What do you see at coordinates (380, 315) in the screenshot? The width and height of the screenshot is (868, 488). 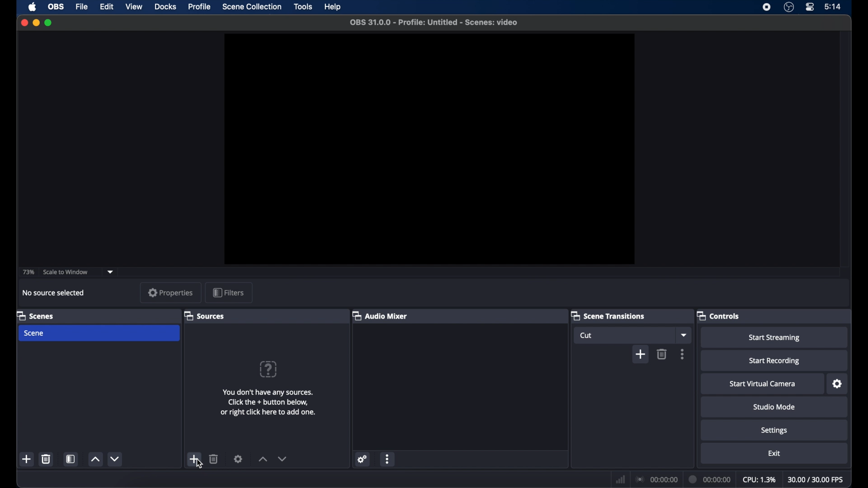 I see `audiomixer` at bounding box center [380, 315].